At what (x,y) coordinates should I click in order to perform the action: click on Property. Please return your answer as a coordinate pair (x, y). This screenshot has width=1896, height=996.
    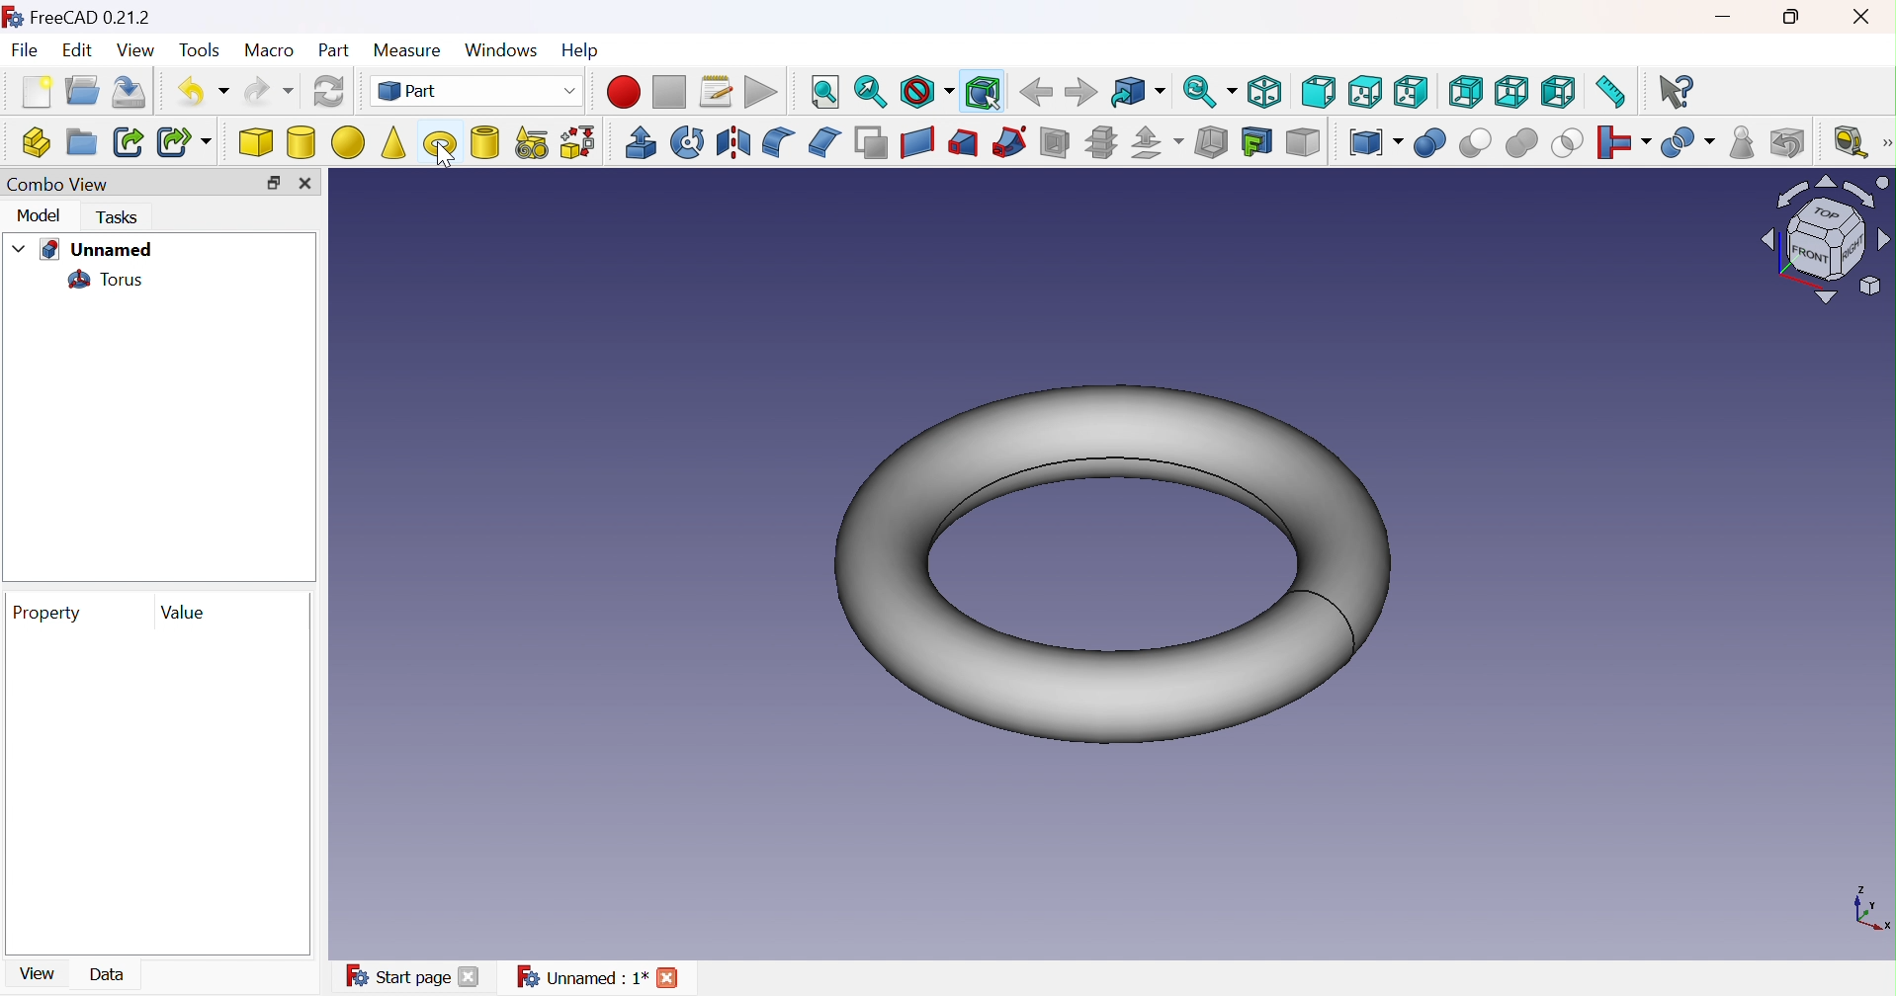
    Looking at the image, I should click on (45, 613).